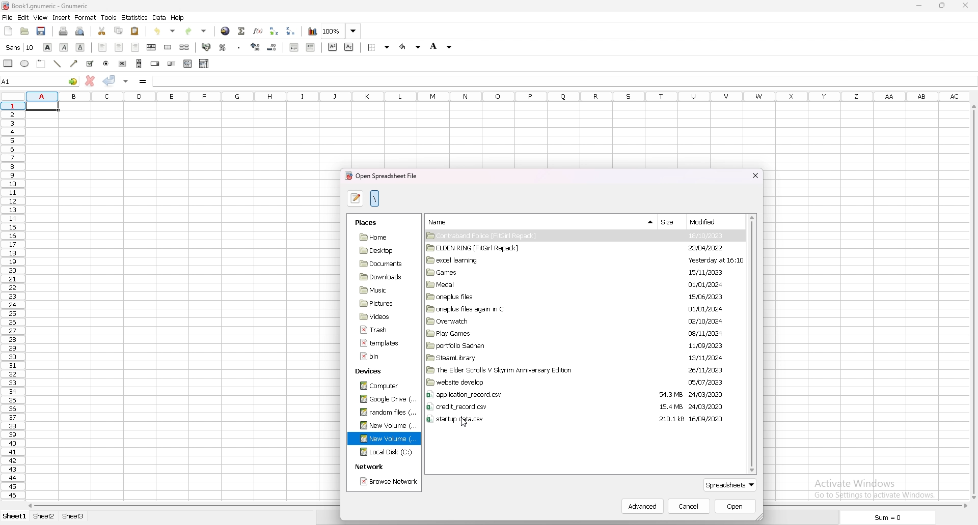 This screenshot has width=978, height=525. Describe the element at coordinates (522, 369) in the screenshot. I see `folder` at that location.